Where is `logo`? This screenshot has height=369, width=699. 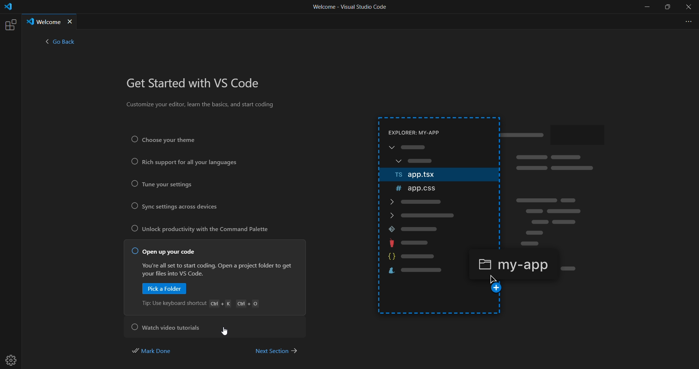
logo is located at coordinates (8, 8).